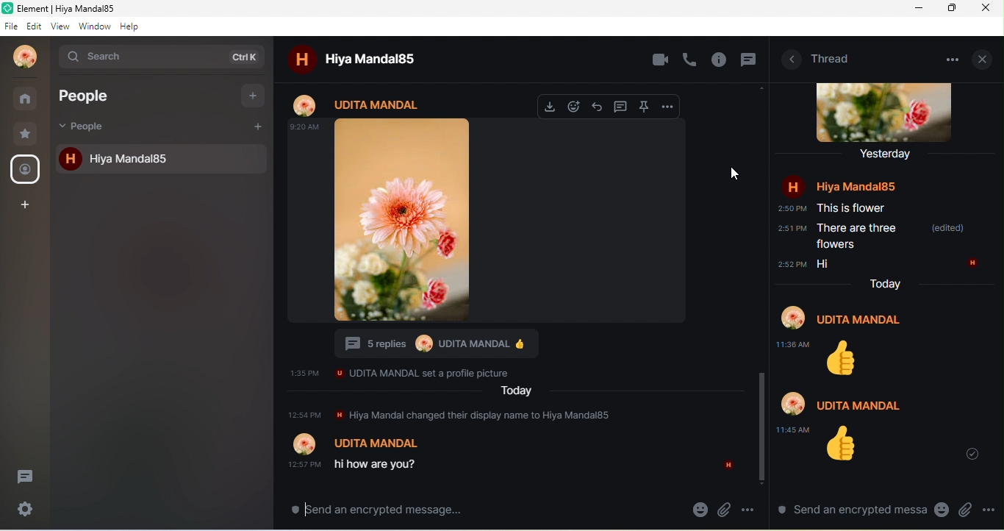  I want to click on profile photo, so click(305, 104).